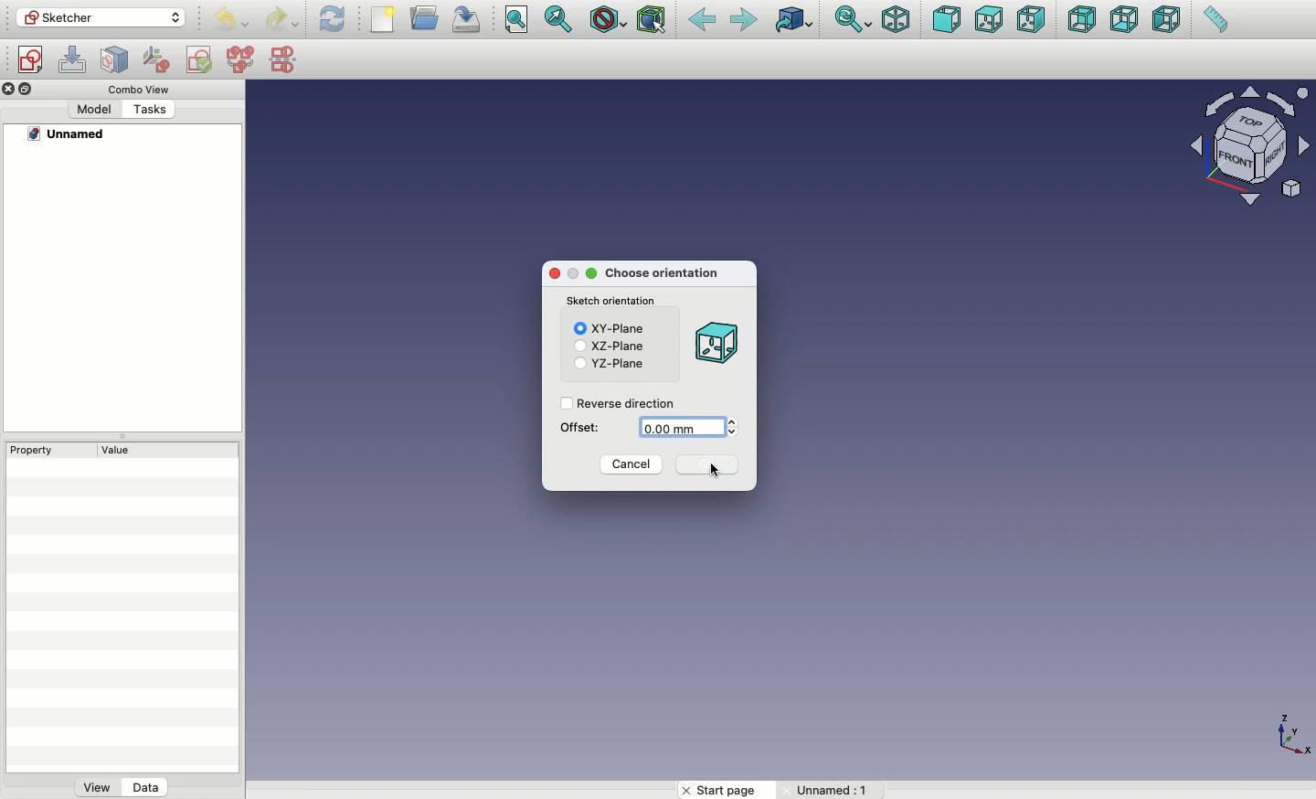  I want to click on , so click(1241, 149).